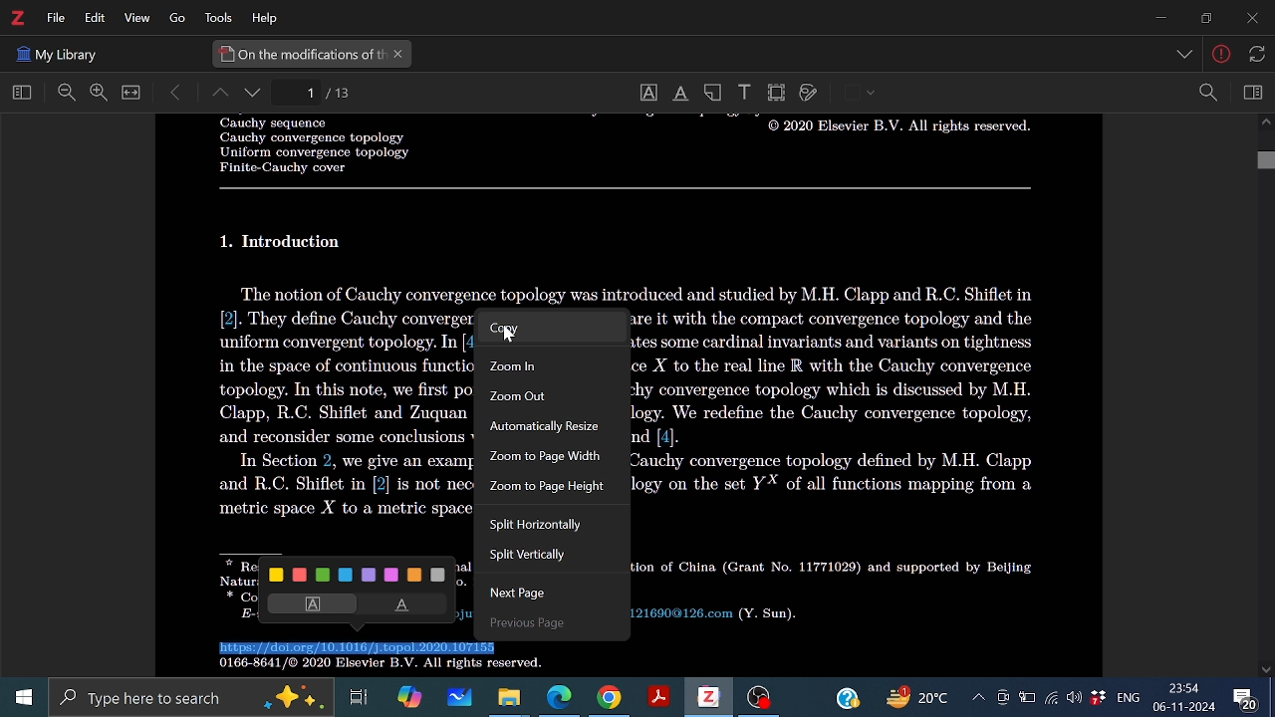 This screenshot has width=1275, height=717. I want to click on Google chorme, so click(608, 698).